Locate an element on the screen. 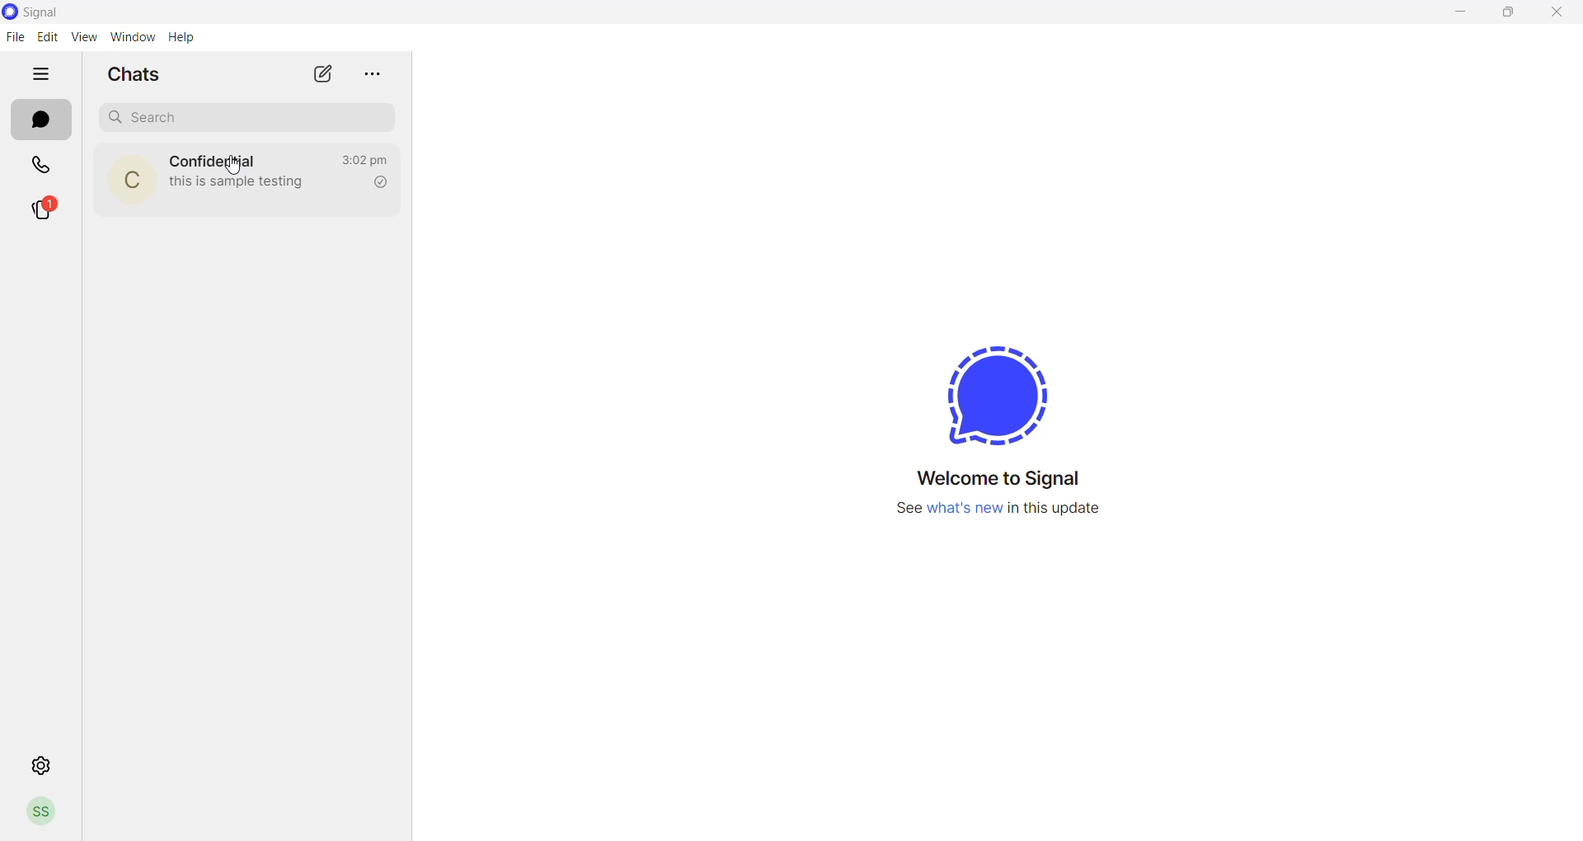 The image size is (1583, 841). chats is located at coordinates (39, 120).